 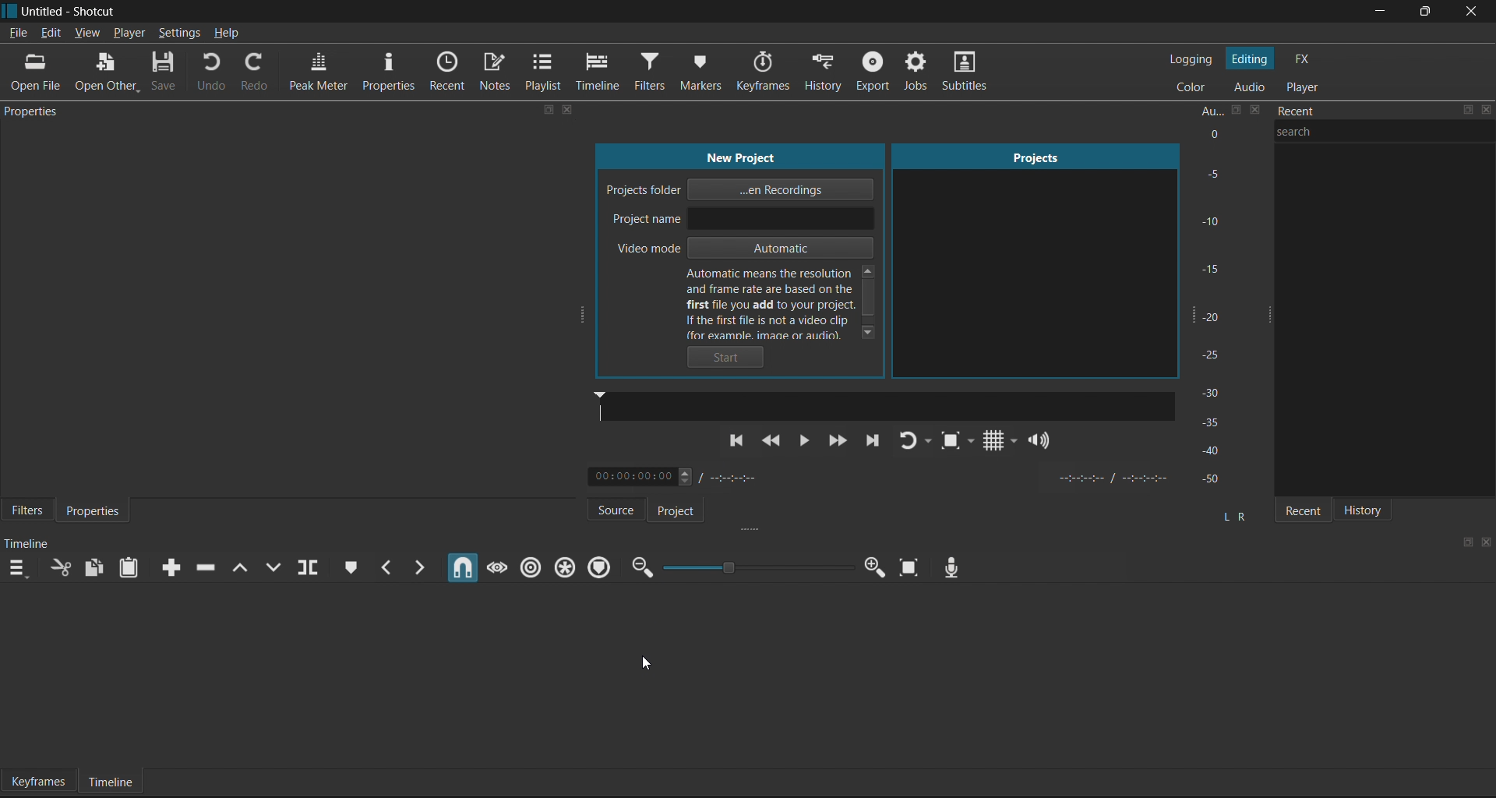 What do you see at coordinates (18, 34) in the screenshot?
I see `File` at bounding box center [18, 34].